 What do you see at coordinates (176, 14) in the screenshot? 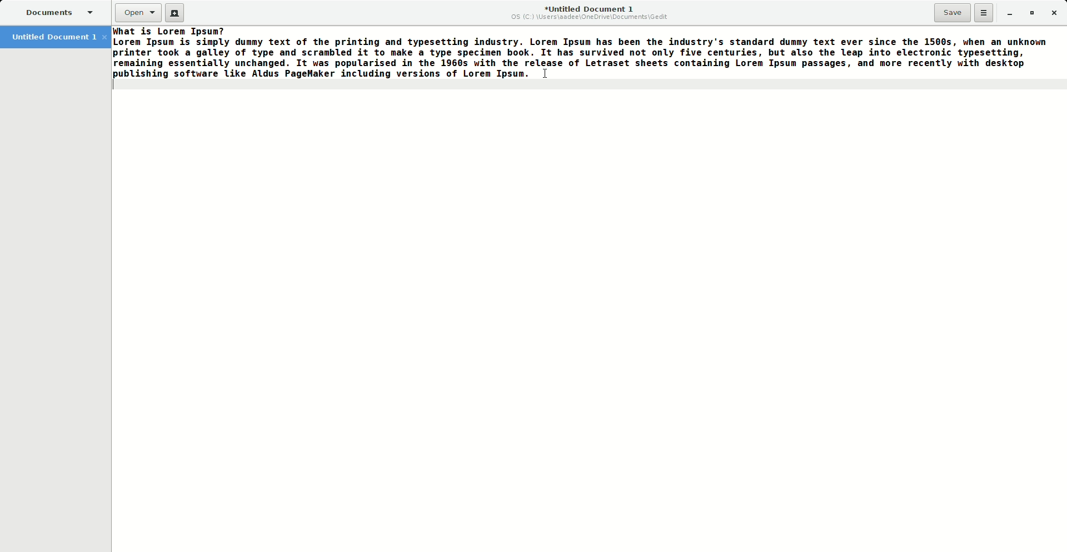
I see `New` at bounding box center [176, 14].